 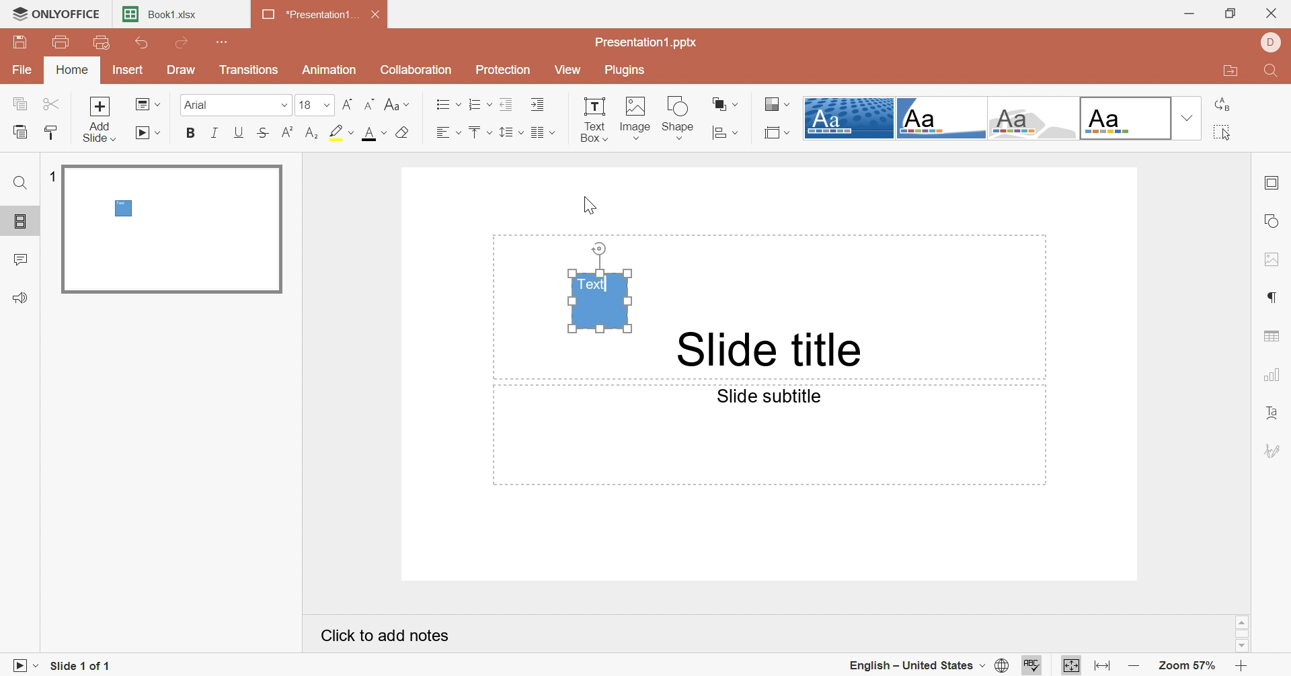 What do you see at coordinates (1070, 666) in the screenshot?
I see `Fit to slide` at bounding box center [1070, 666].